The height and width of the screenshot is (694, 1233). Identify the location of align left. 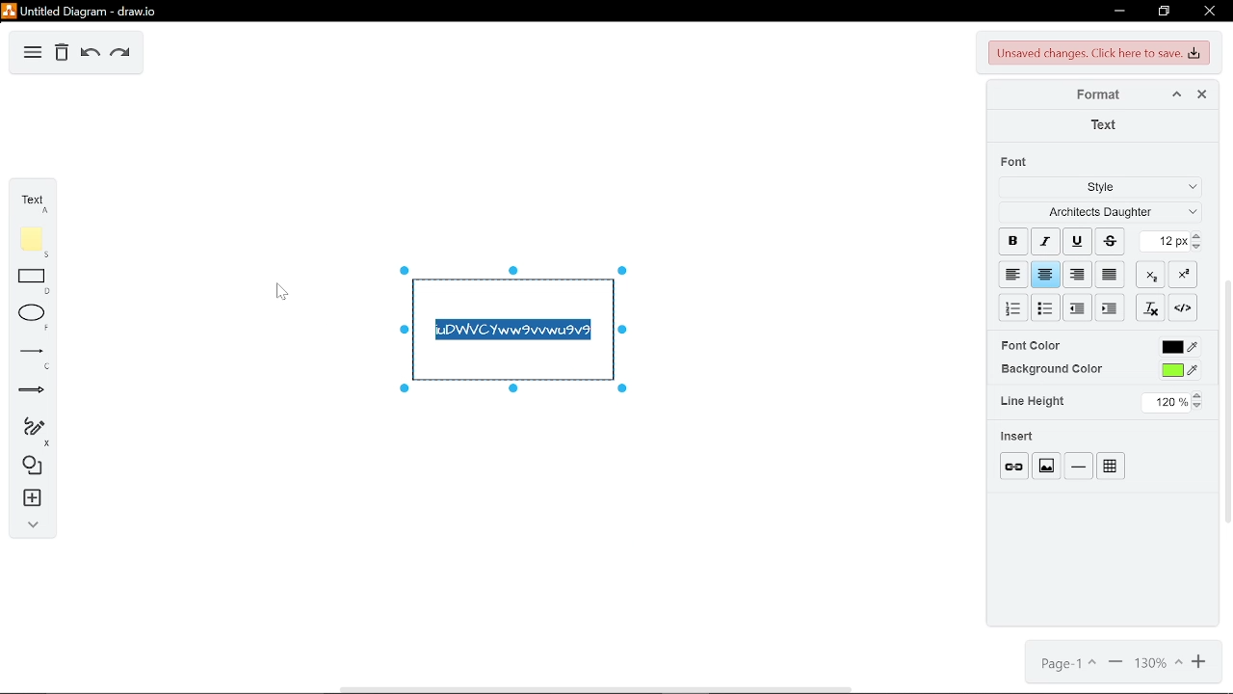
(1012, 273).